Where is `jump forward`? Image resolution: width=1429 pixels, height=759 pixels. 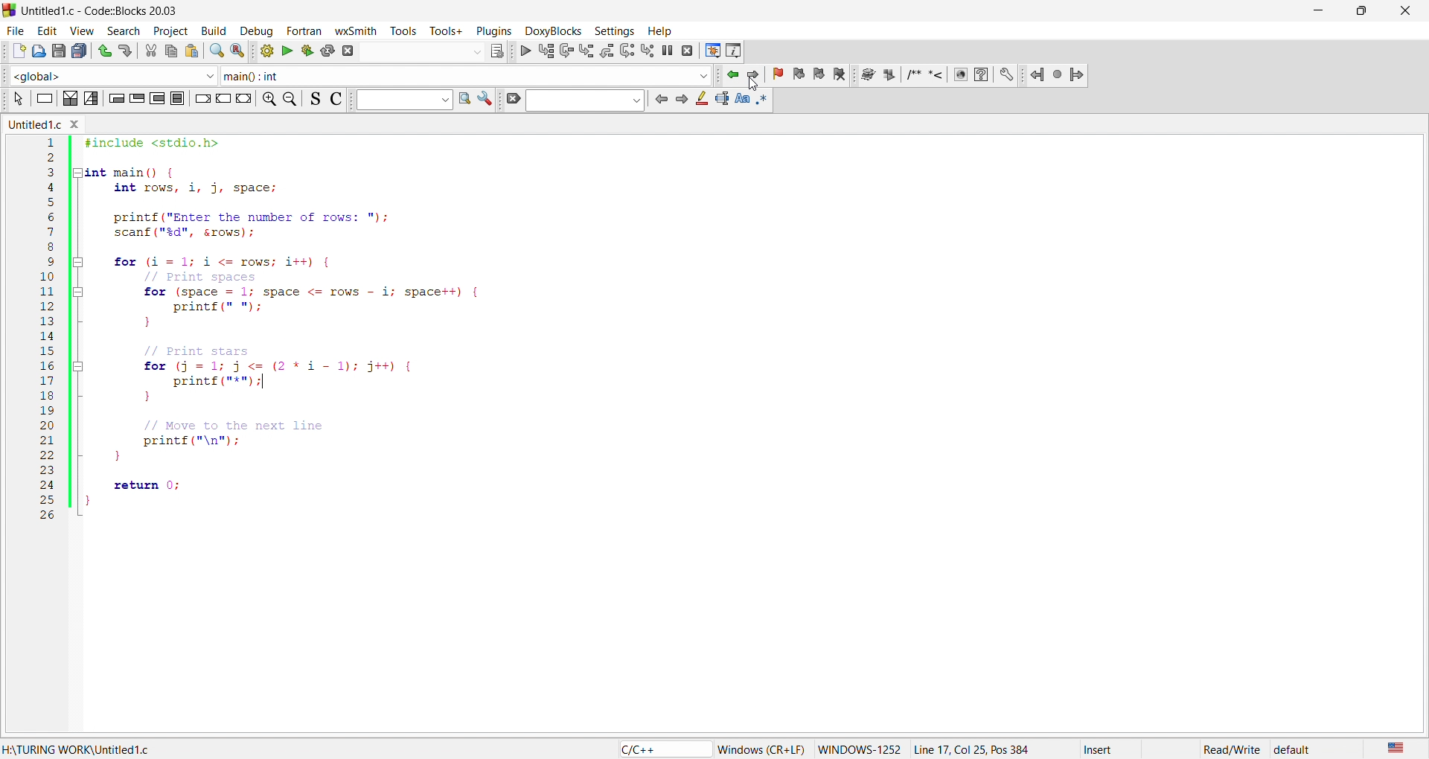 jump forward is located at coordinates (757, 73).